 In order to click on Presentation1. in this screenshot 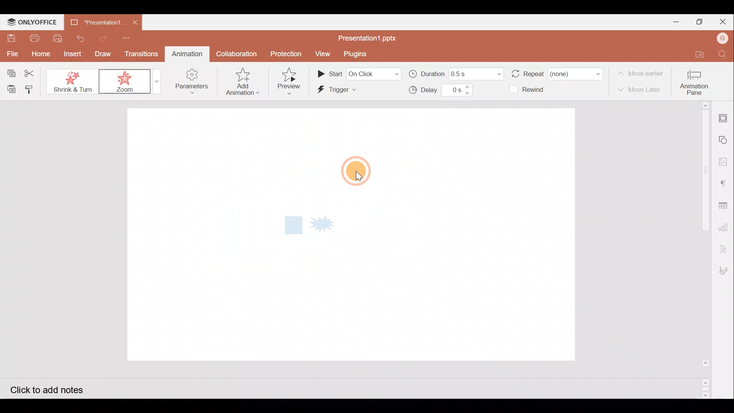, I will do `click(94, 20)`.